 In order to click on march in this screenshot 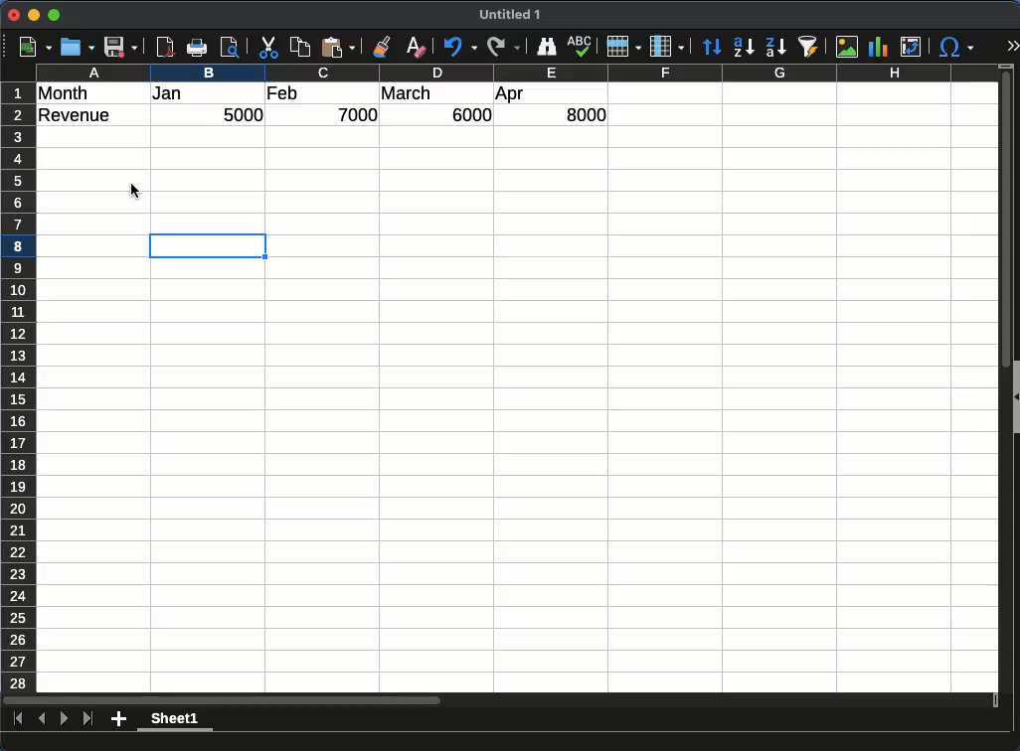, I will do `click(408, 92)`.